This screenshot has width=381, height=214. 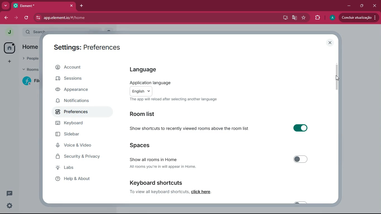 I want to click on english, so click(x=141, y=91).